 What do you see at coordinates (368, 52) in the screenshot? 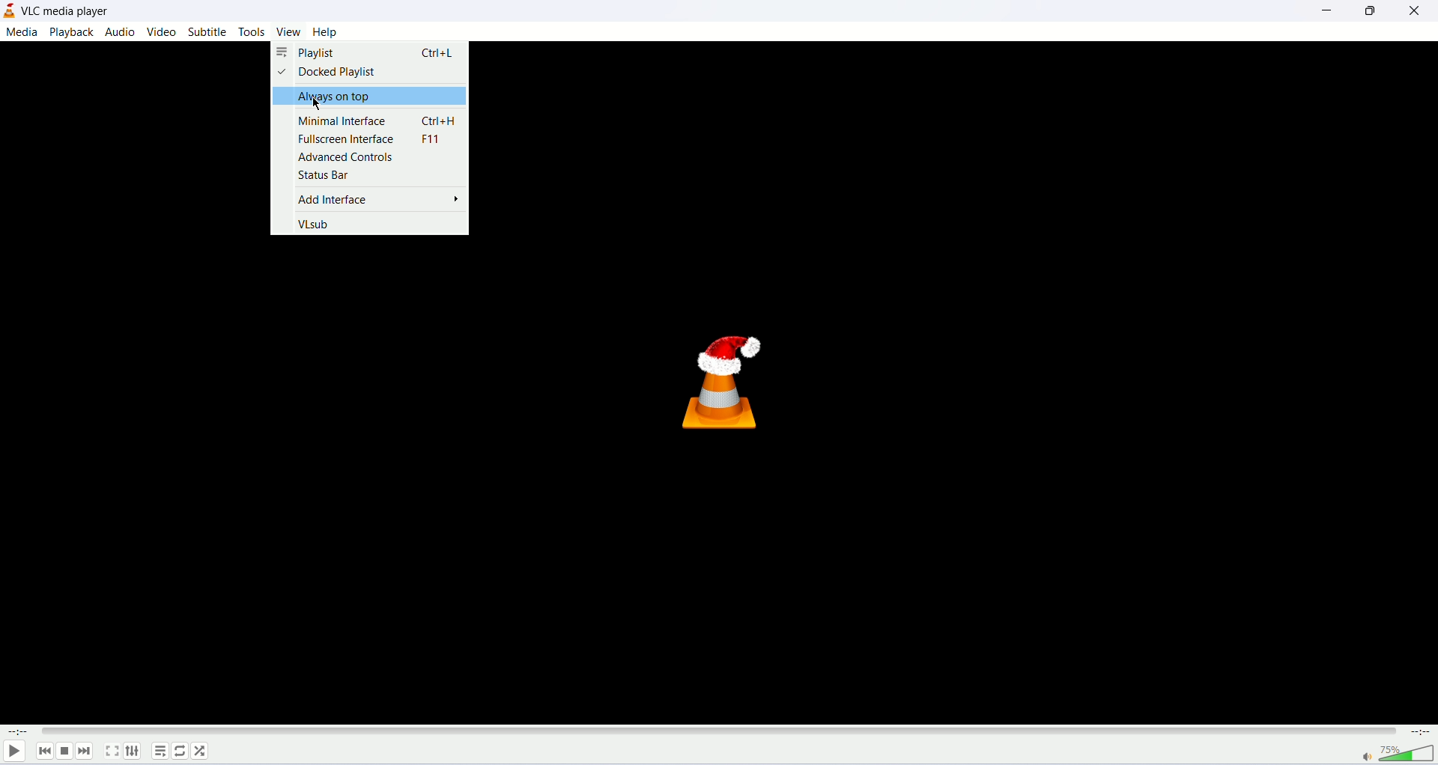
I see `playlist` at bounding box center [368, 52].